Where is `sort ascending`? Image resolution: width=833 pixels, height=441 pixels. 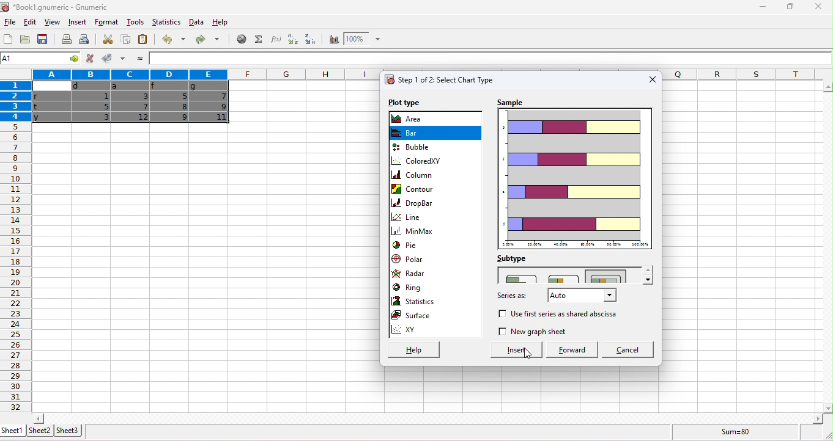
sort ascending is located at coordinates (292, 39).